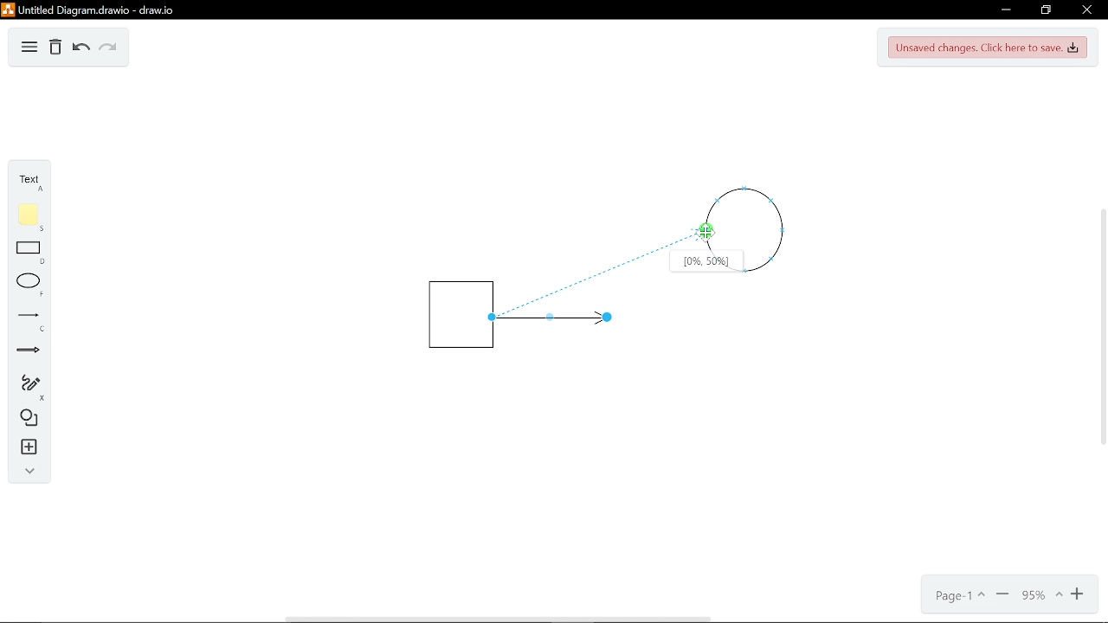 The height and width of the screenshot is (623, 1108). Describe the element at coordinates (1082, 596) in the screenshot. I see `Zoom in` at that location.